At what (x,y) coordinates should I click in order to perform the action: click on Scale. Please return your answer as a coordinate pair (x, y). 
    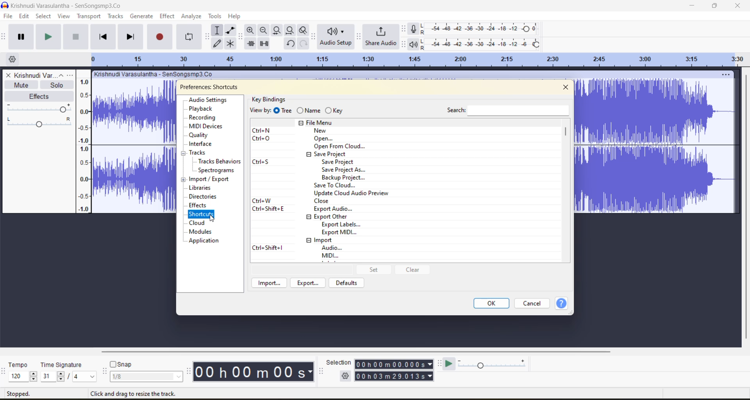
    Looking at the image, I should click on (418, 59).